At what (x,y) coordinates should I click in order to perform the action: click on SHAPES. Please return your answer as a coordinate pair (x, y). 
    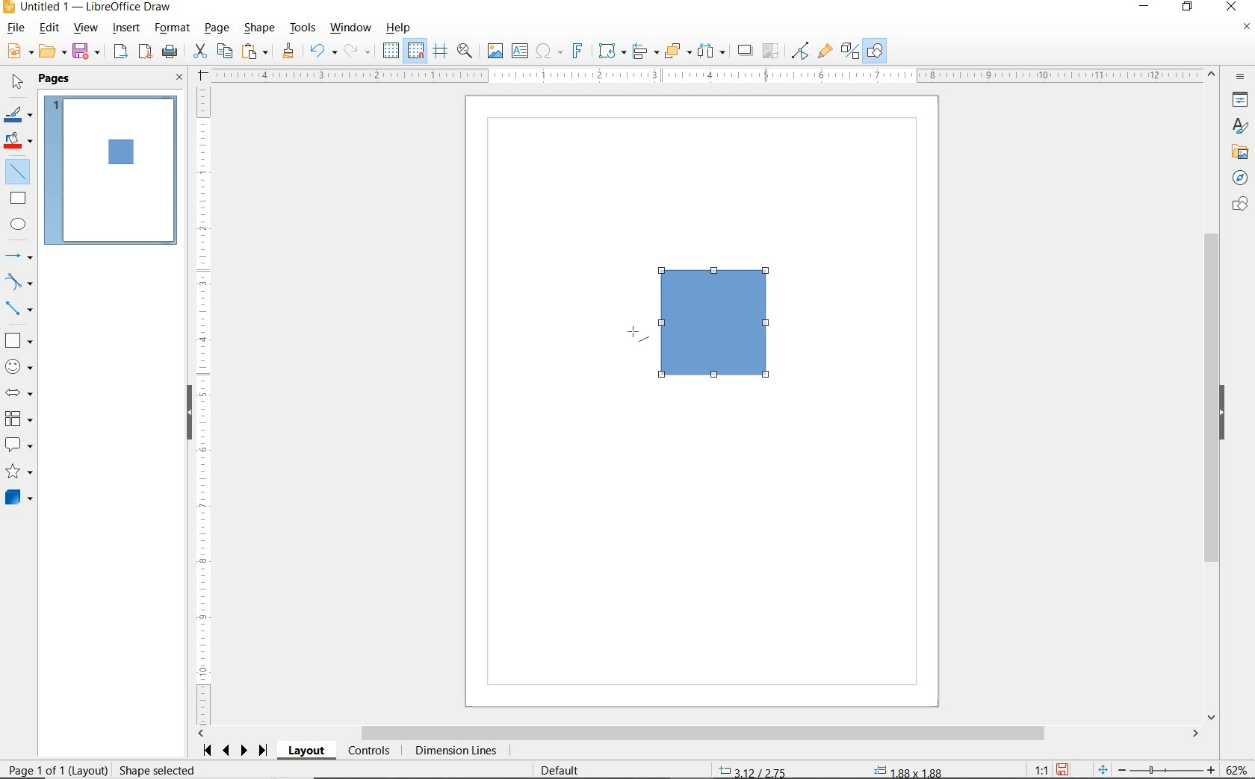
    Looking at the image, I should click on (1238, 205).